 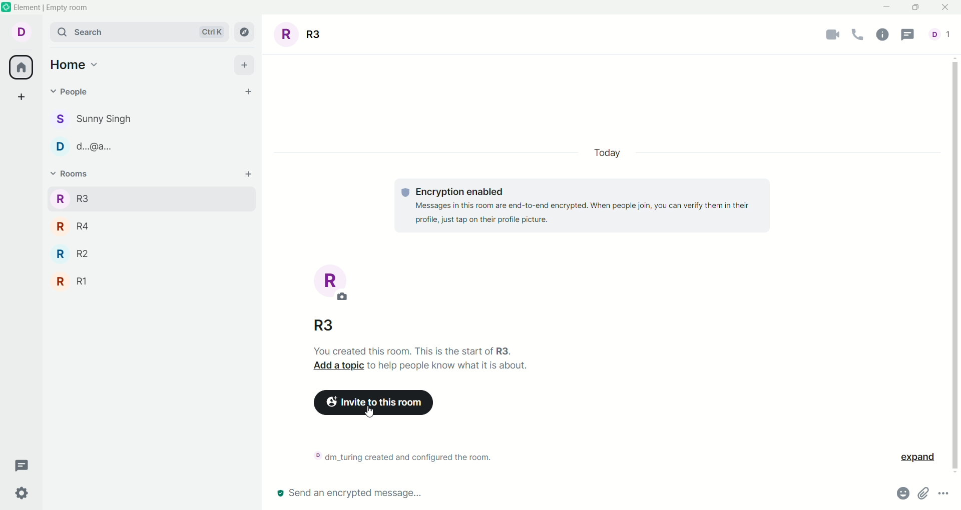 What do you see at coordinates (415, 358) in the screenshot?
I see `You created this room. This is the start of R3.
Add a topic to help people know what it is about.` at bounding box center [415, 358].